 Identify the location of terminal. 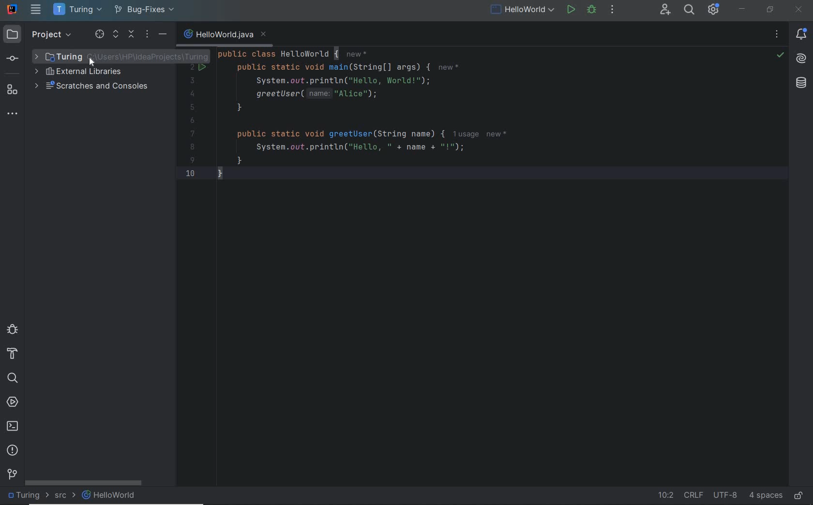
(13, 426).